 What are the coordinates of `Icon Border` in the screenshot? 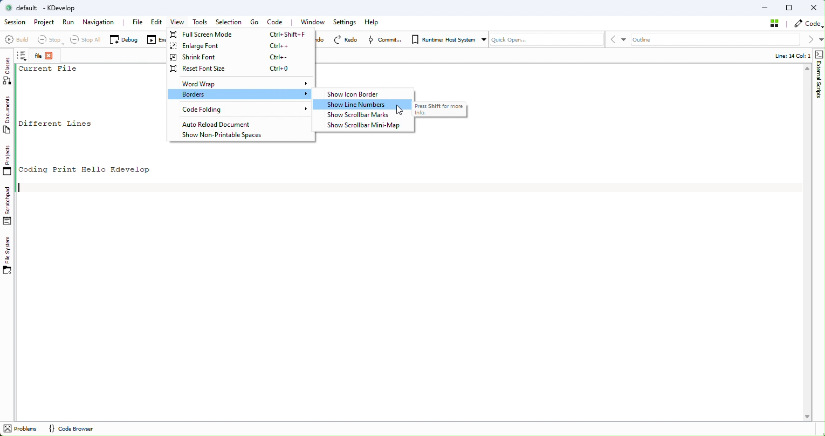 It's located at (361, 94).